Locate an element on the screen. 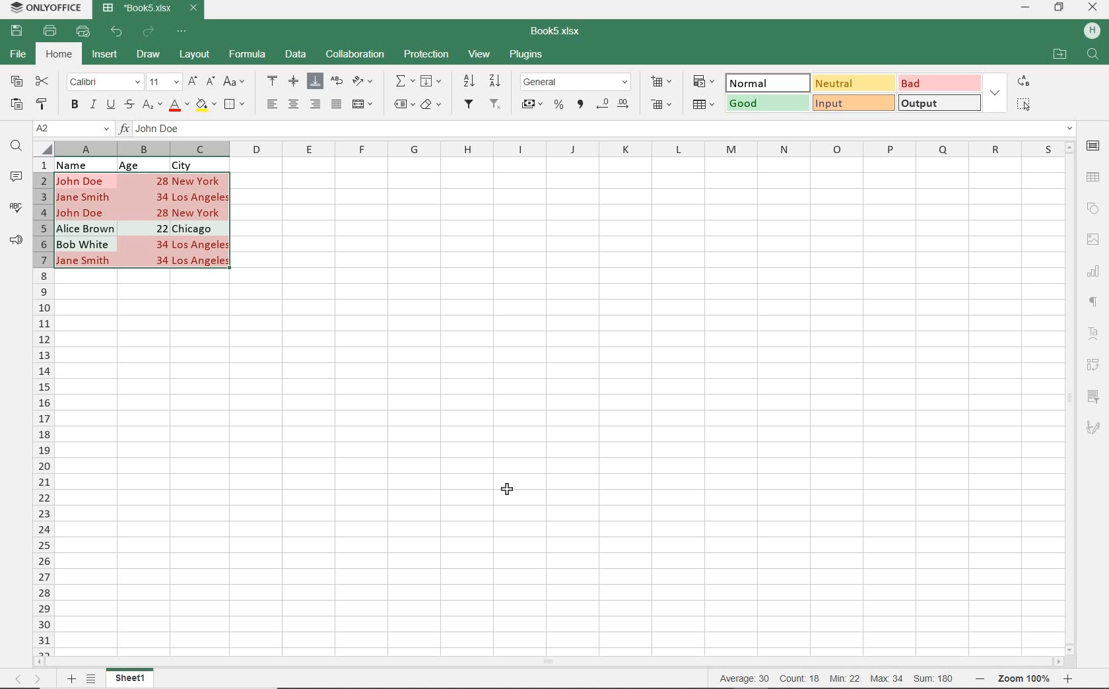  INPUT is located at coordinates (853, 103).